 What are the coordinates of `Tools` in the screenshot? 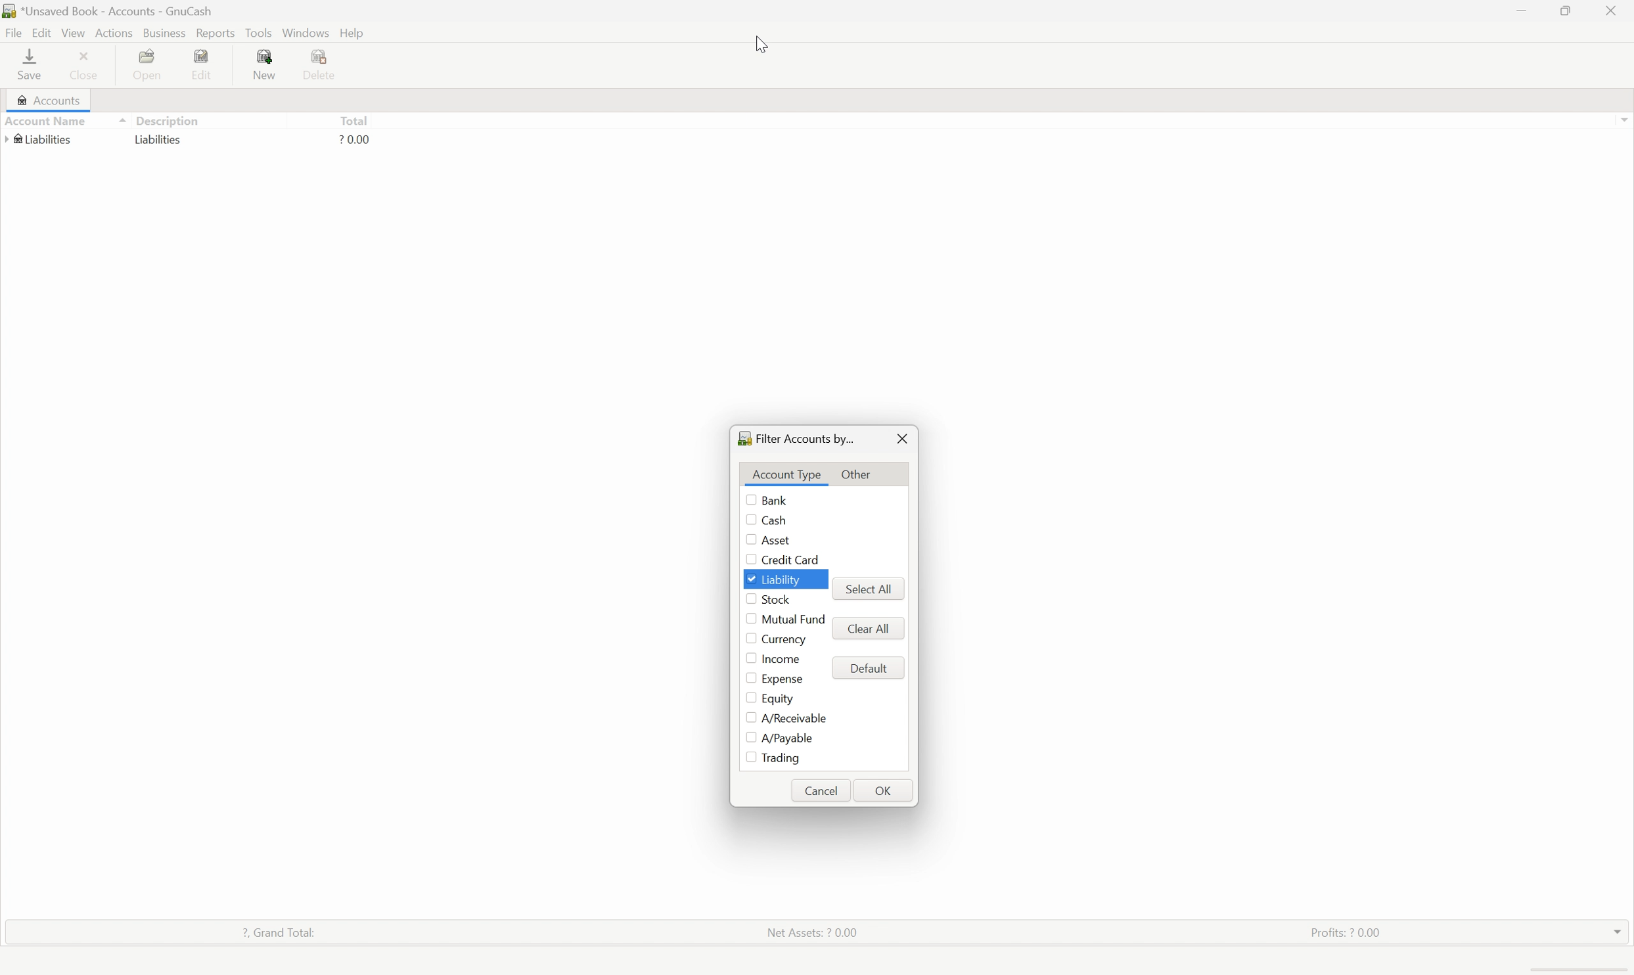 It's located at (258, 32).